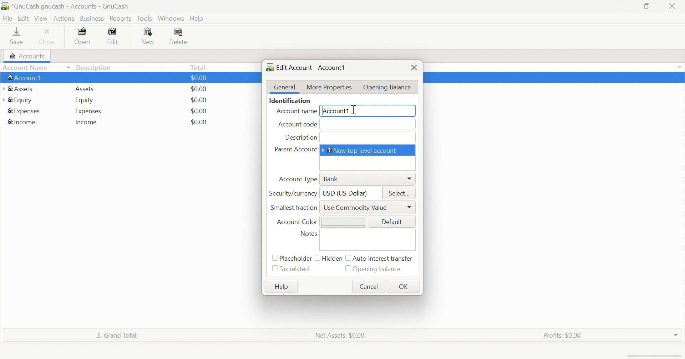  What do you see at coordinates (117, 335) in the screenshot?
I see `$, Grand Total:` at bounding box center [117, 335].